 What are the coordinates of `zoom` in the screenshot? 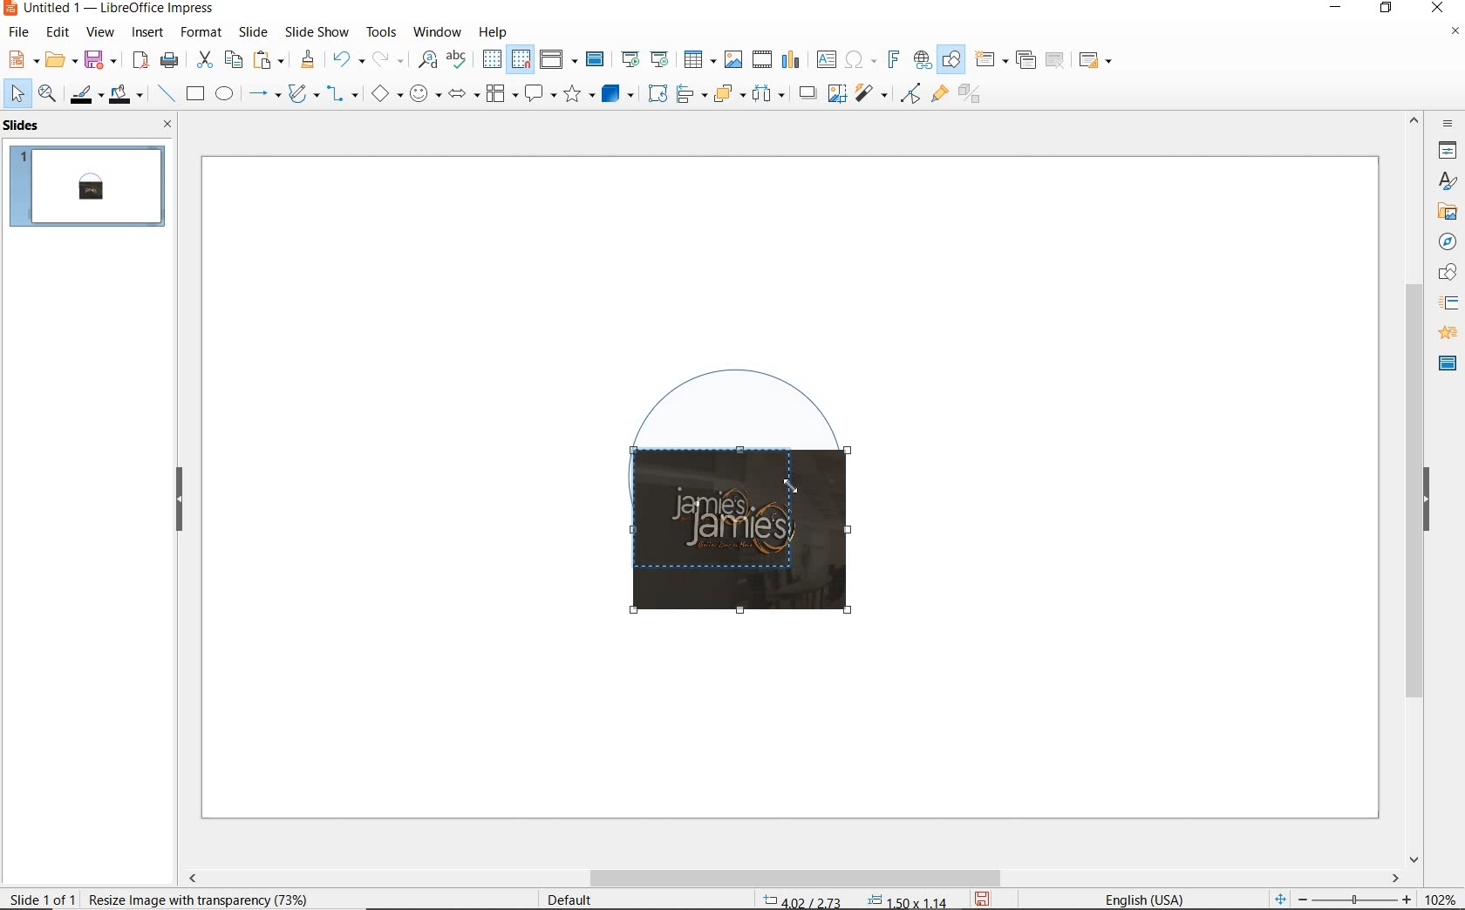 It's located at (1359, 900).